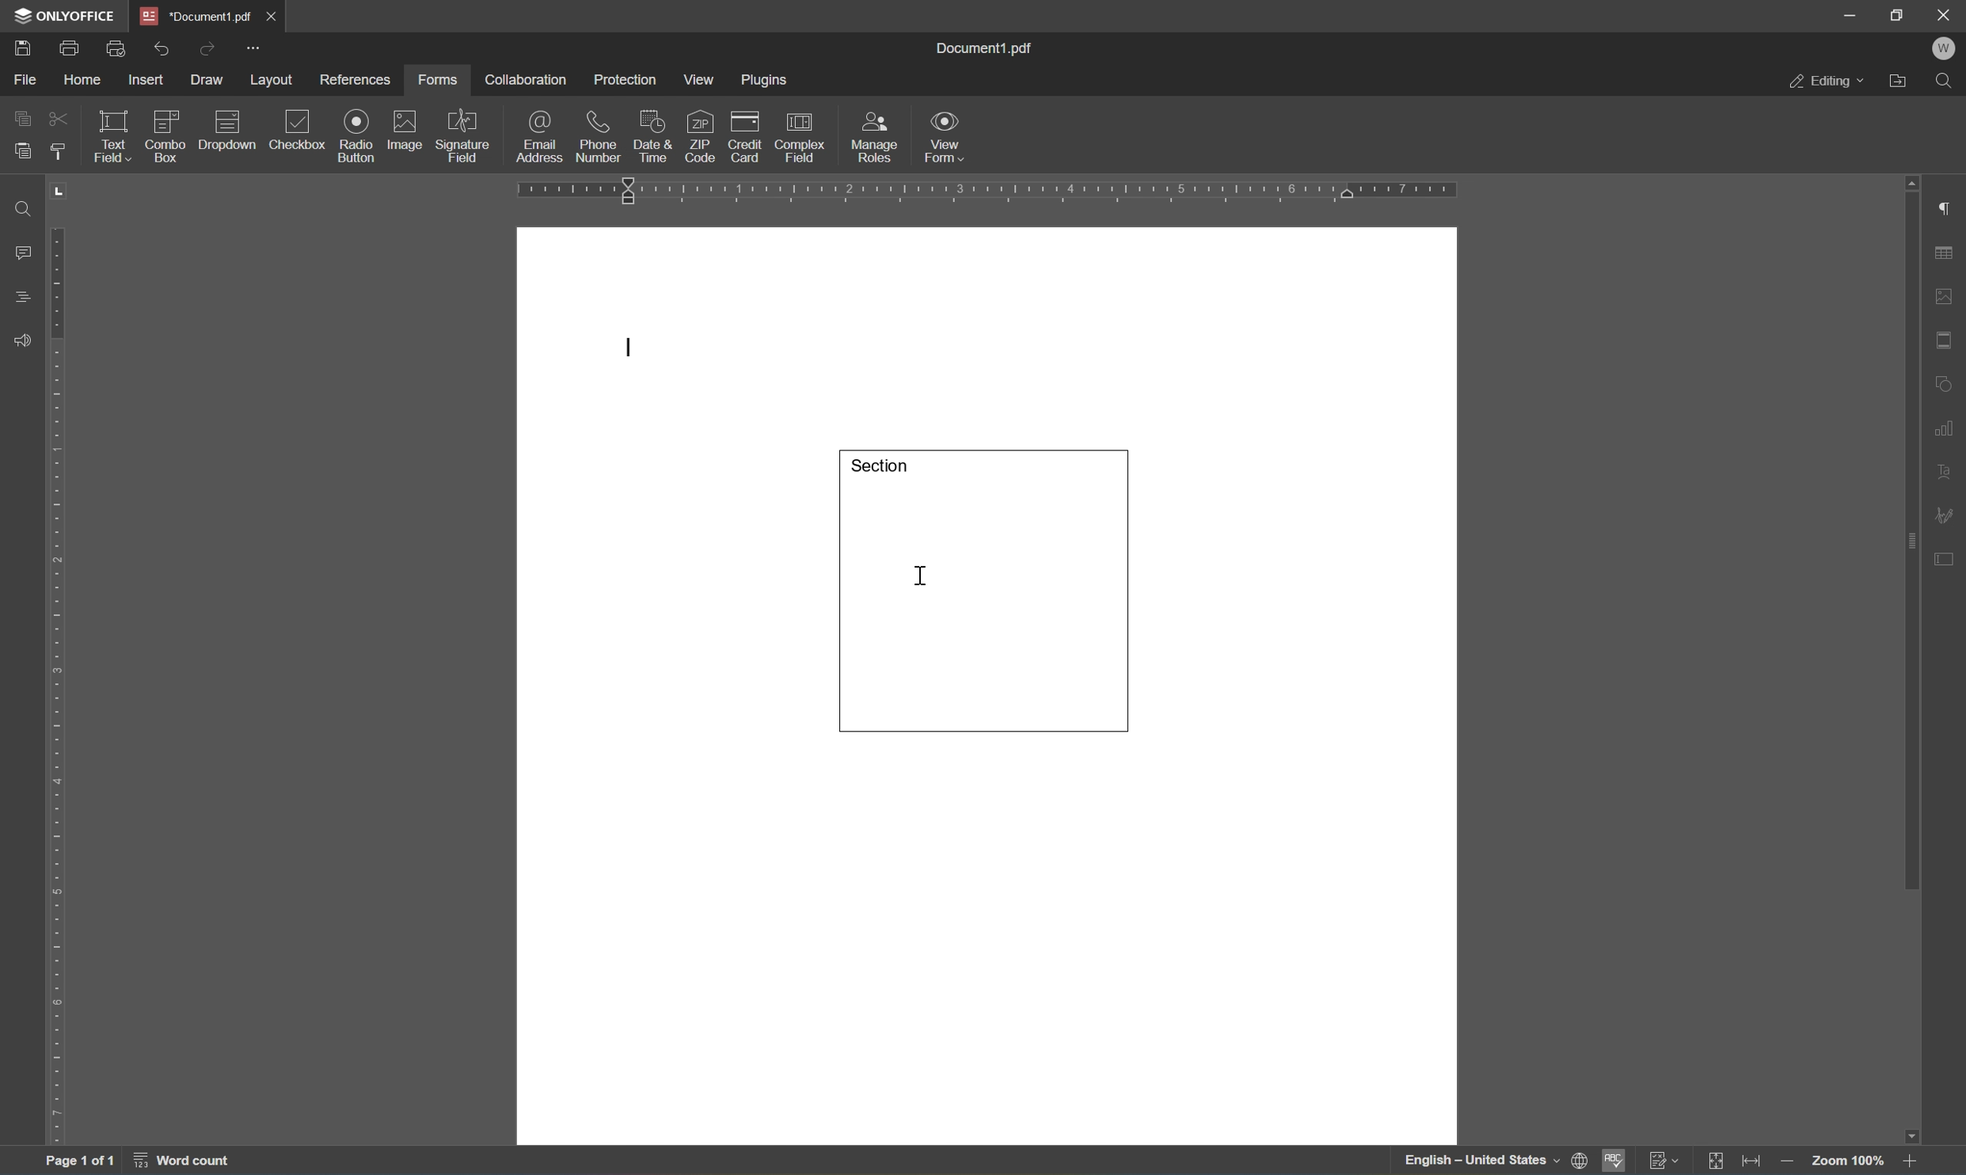  Describe the element at coordinates (1910, 533) in the screenshot. I see `scroll bar` at that location.